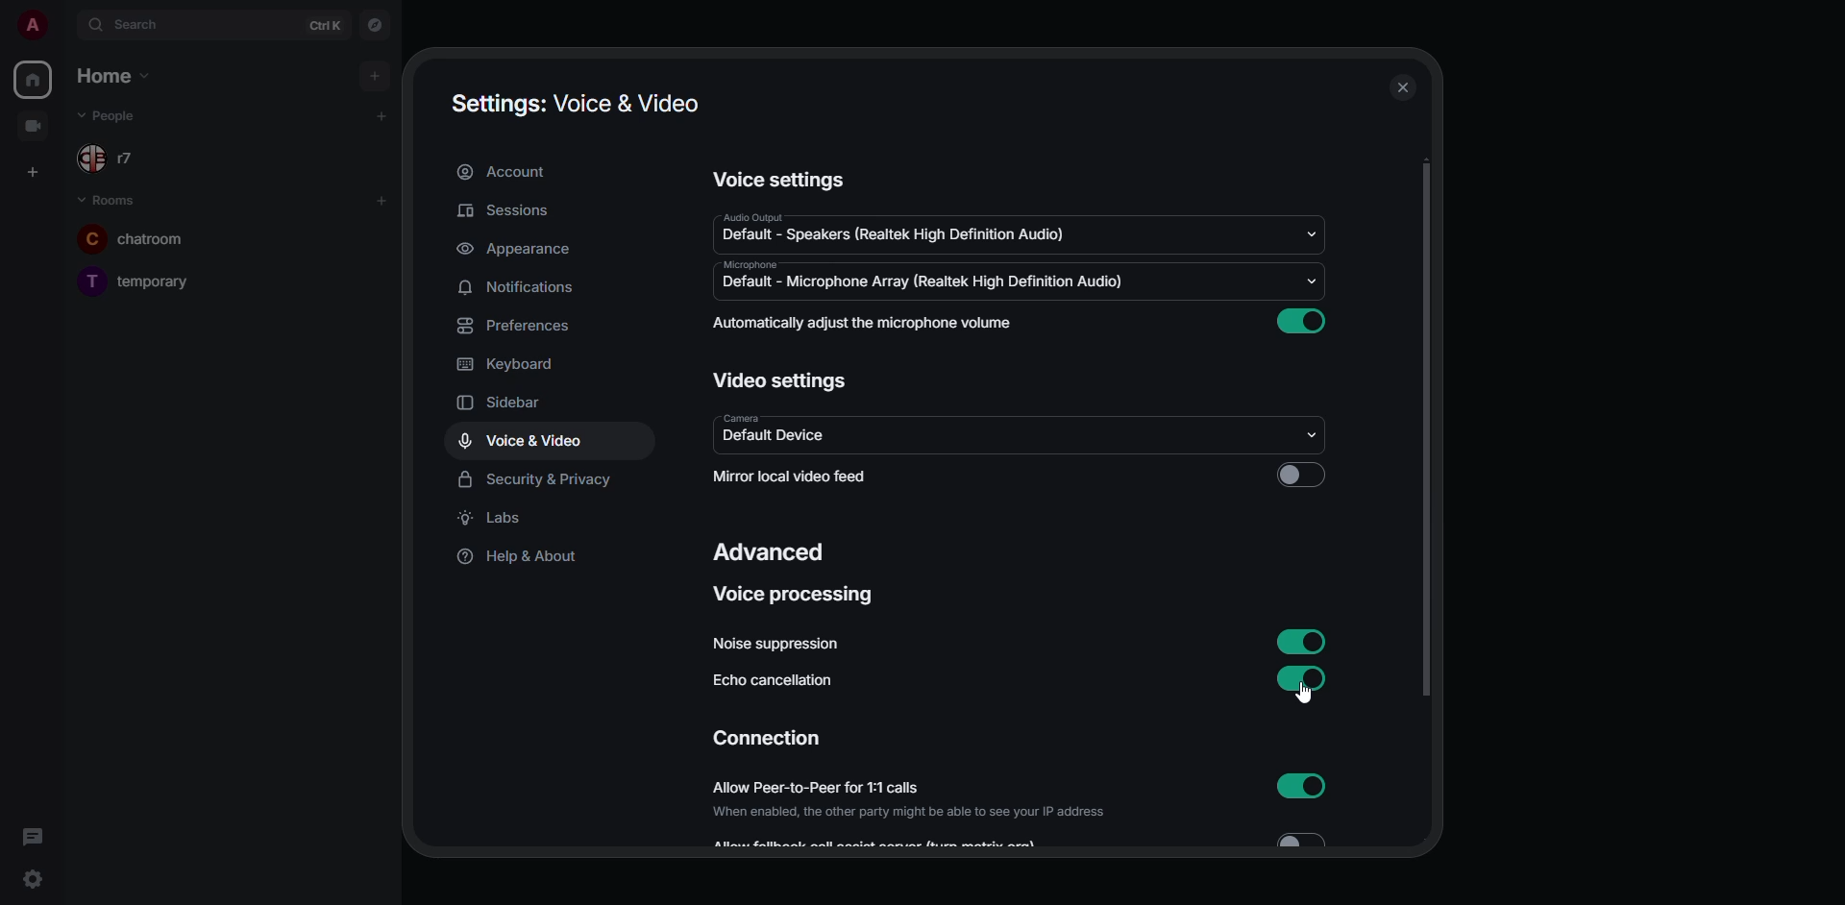  I want to click on click to enable, so click(1299, 475).